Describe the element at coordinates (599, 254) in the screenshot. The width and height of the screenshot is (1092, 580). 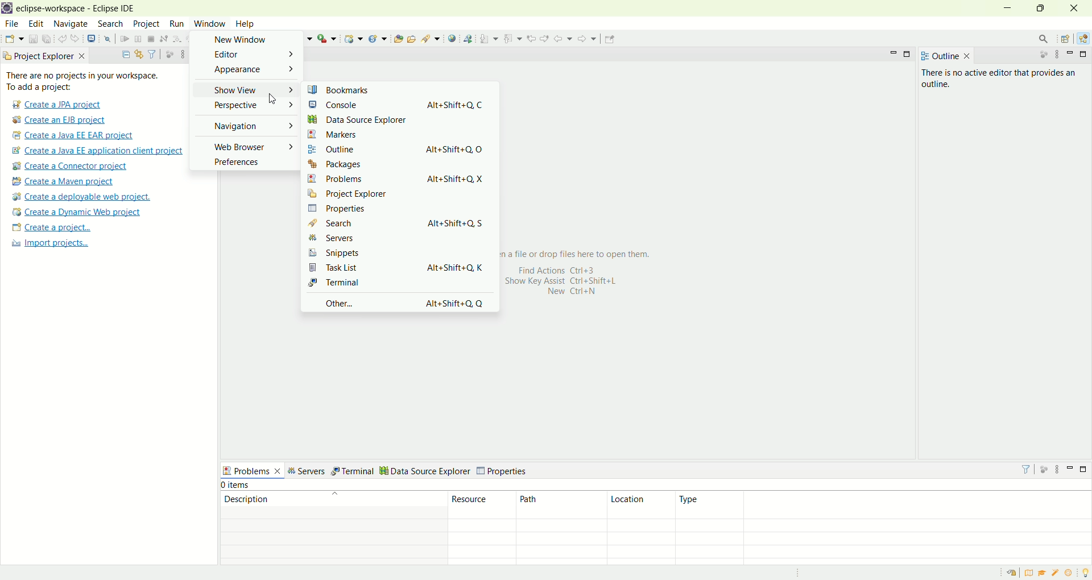
I see `a file to drop files here to open them` at that location.